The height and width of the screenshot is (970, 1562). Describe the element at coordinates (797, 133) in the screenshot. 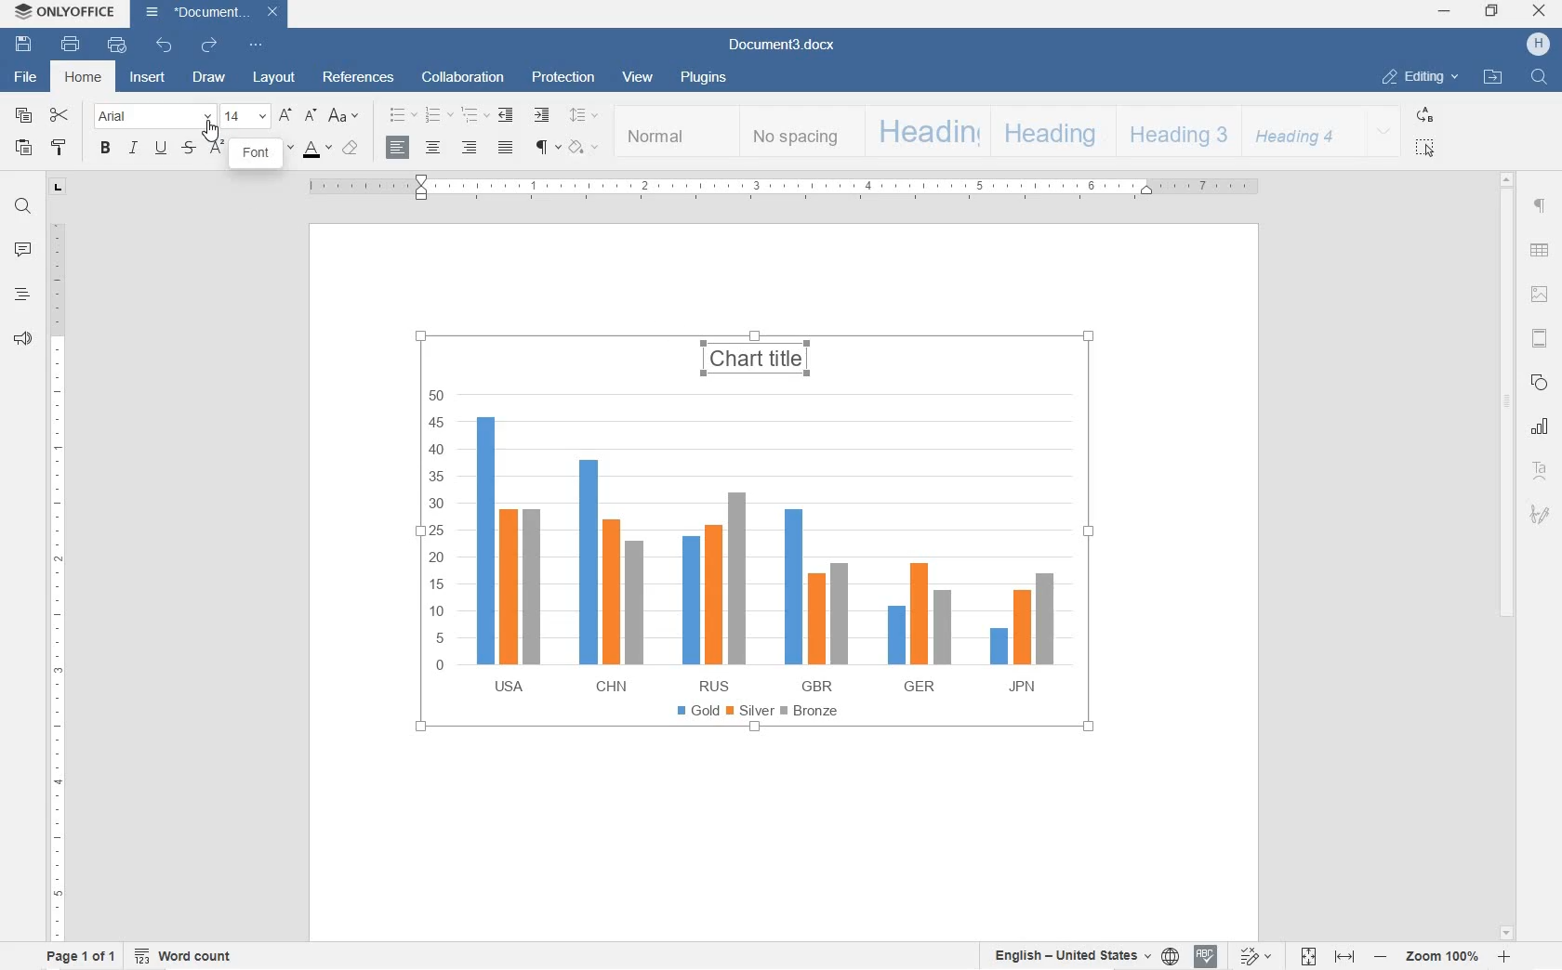

I see `NO SPACING` at that location.